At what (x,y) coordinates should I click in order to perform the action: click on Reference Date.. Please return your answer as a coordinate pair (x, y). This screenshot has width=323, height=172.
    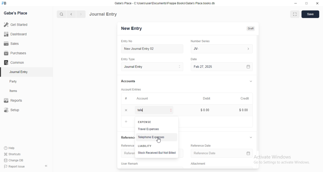
    Looking at the image, I should click on (218, 154).